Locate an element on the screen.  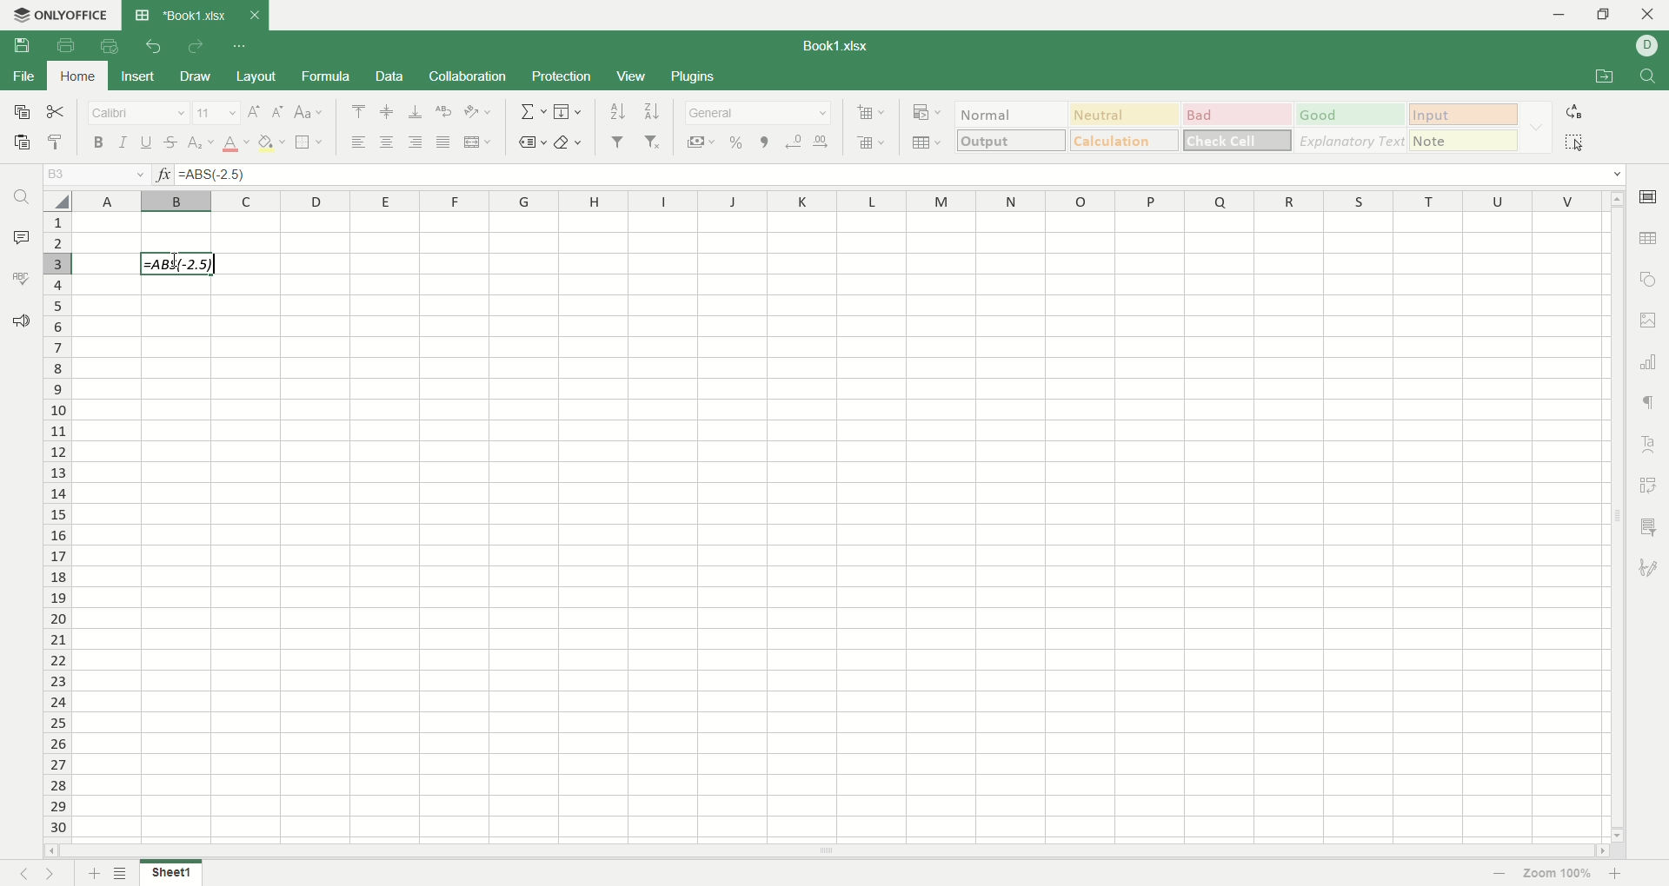
quick settings is located at coordinates (237, 45).